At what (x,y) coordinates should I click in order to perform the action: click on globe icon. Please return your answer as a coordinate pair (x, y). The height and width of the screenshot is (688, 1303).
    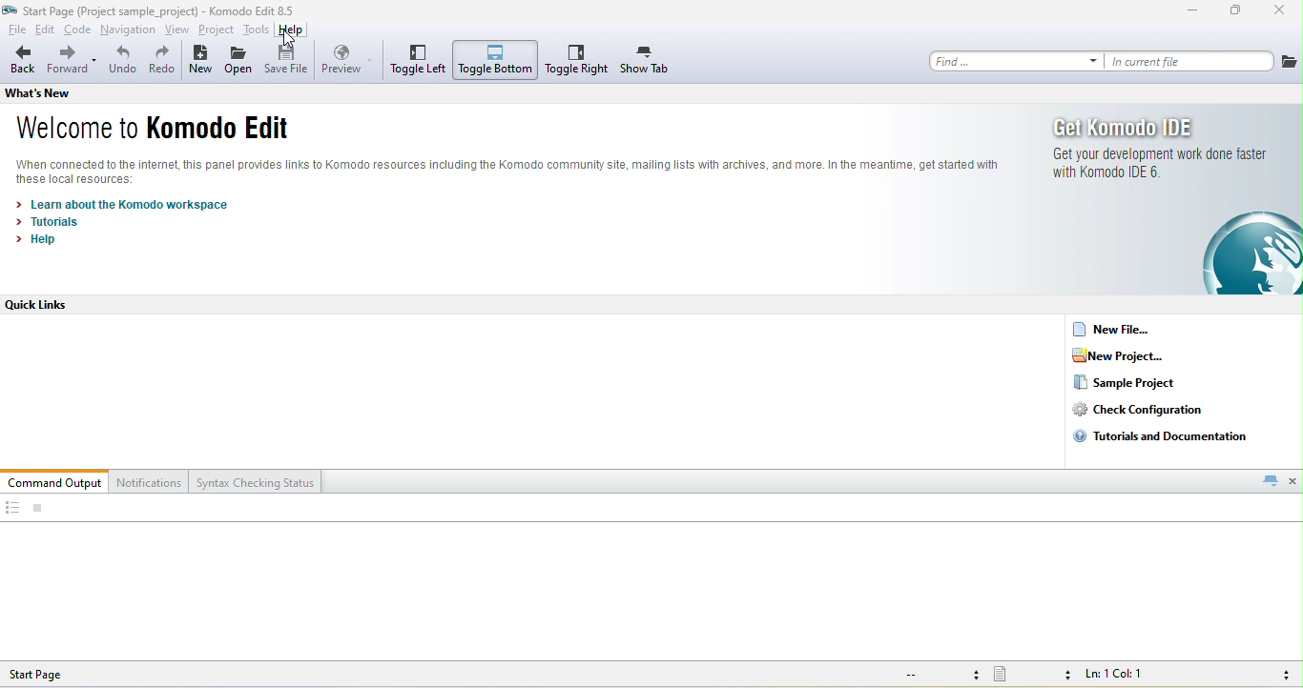
    Looking at the image, I should click on (1238, 253).